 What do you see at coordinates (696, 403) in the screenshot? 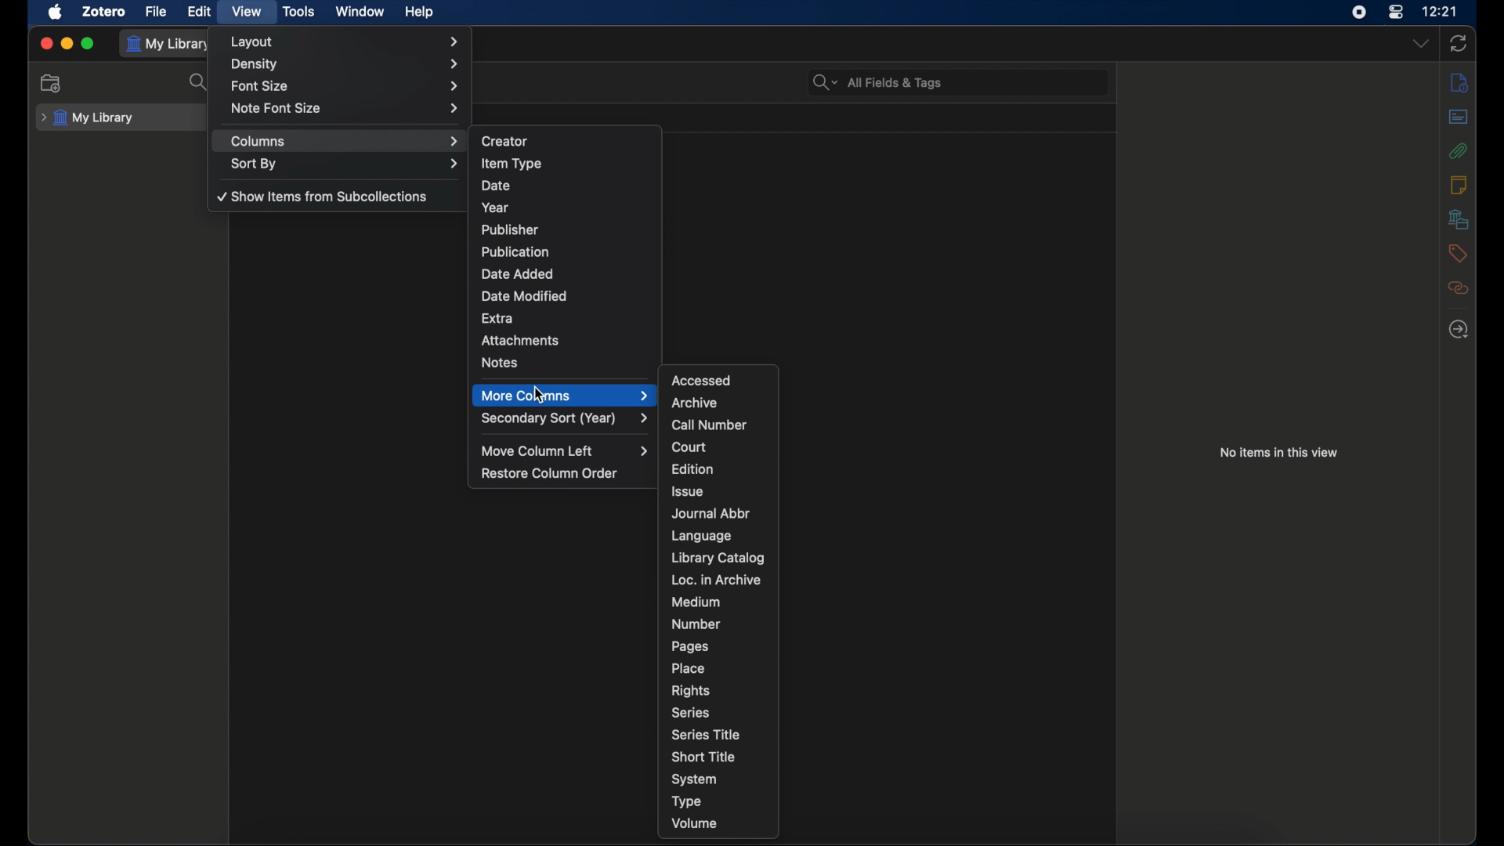
I see `archive` at bounding box center [696, 403].